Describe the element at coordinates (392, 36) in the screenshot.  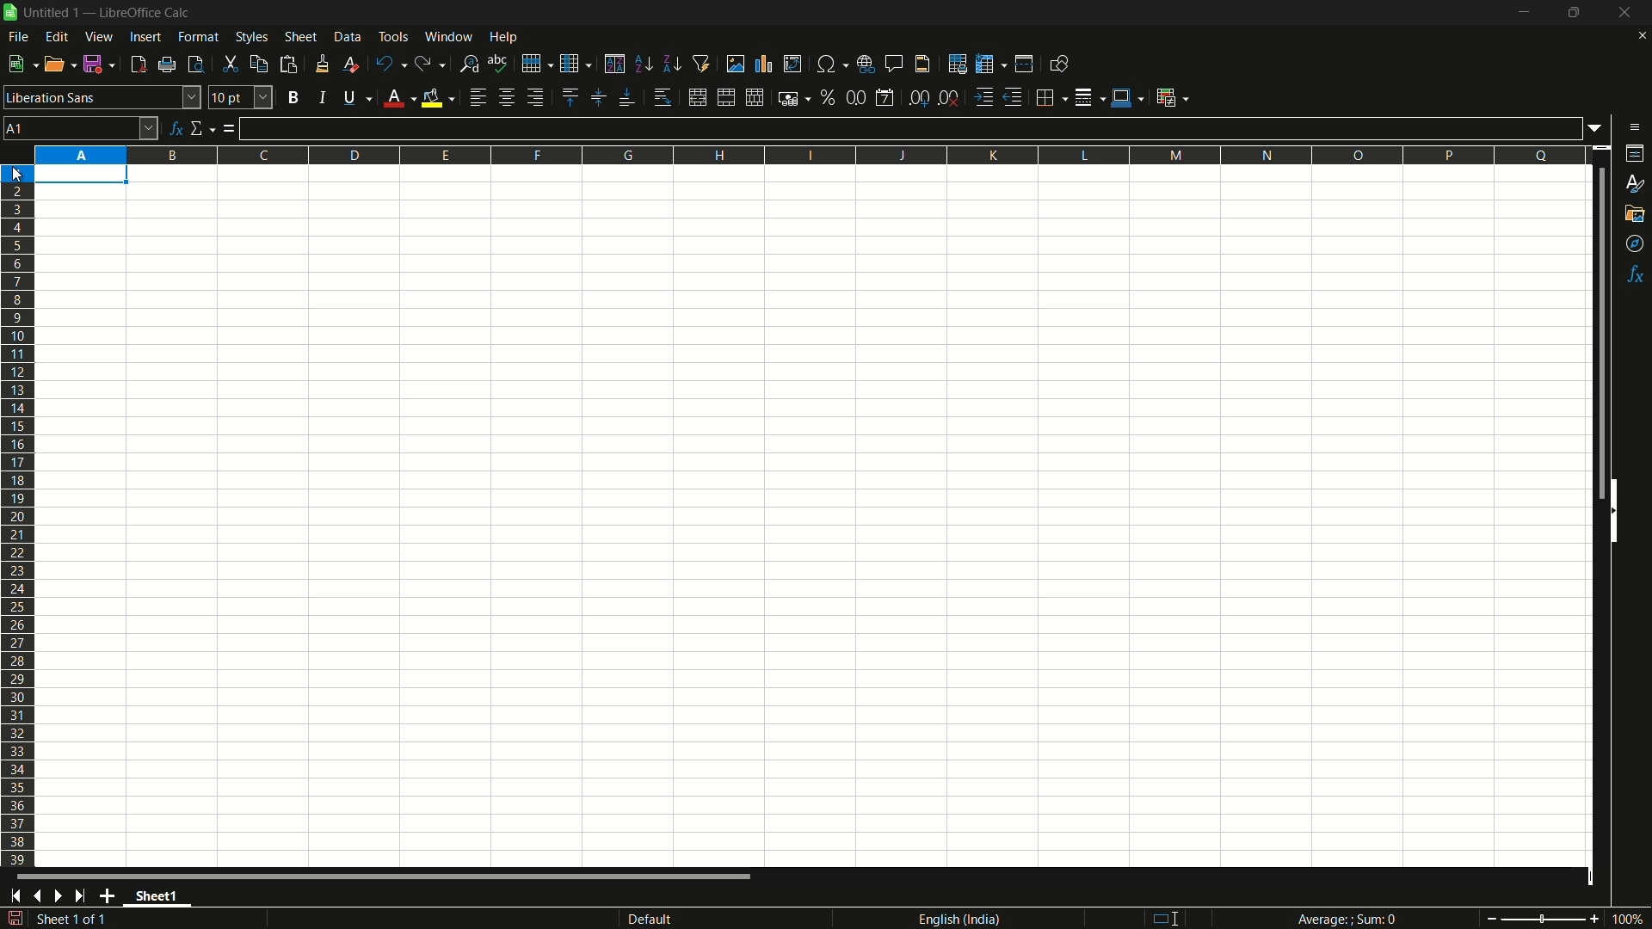
I see `tools menu` at that location.